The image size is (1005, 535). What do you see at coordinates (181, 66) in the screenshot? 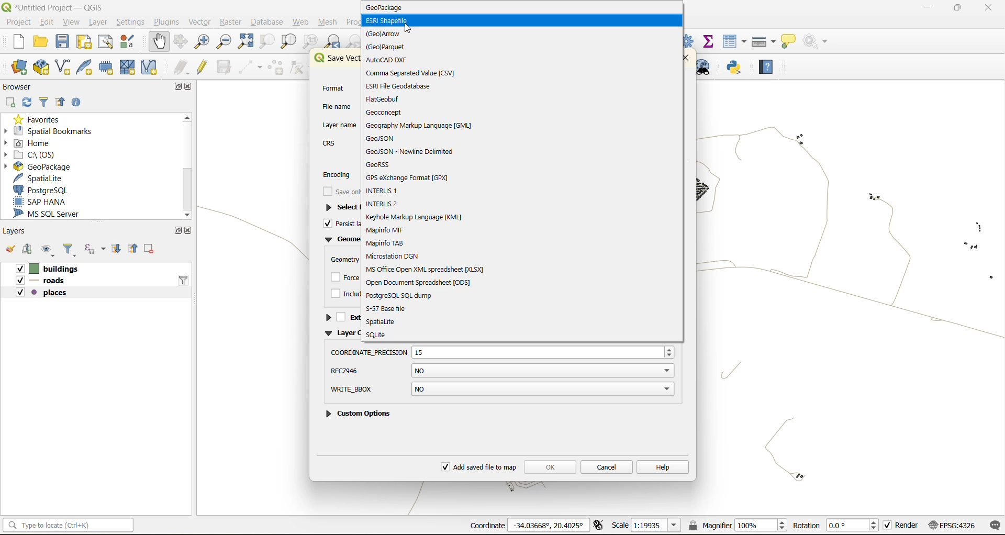
I see `edits` at bounding box center [181, 66].